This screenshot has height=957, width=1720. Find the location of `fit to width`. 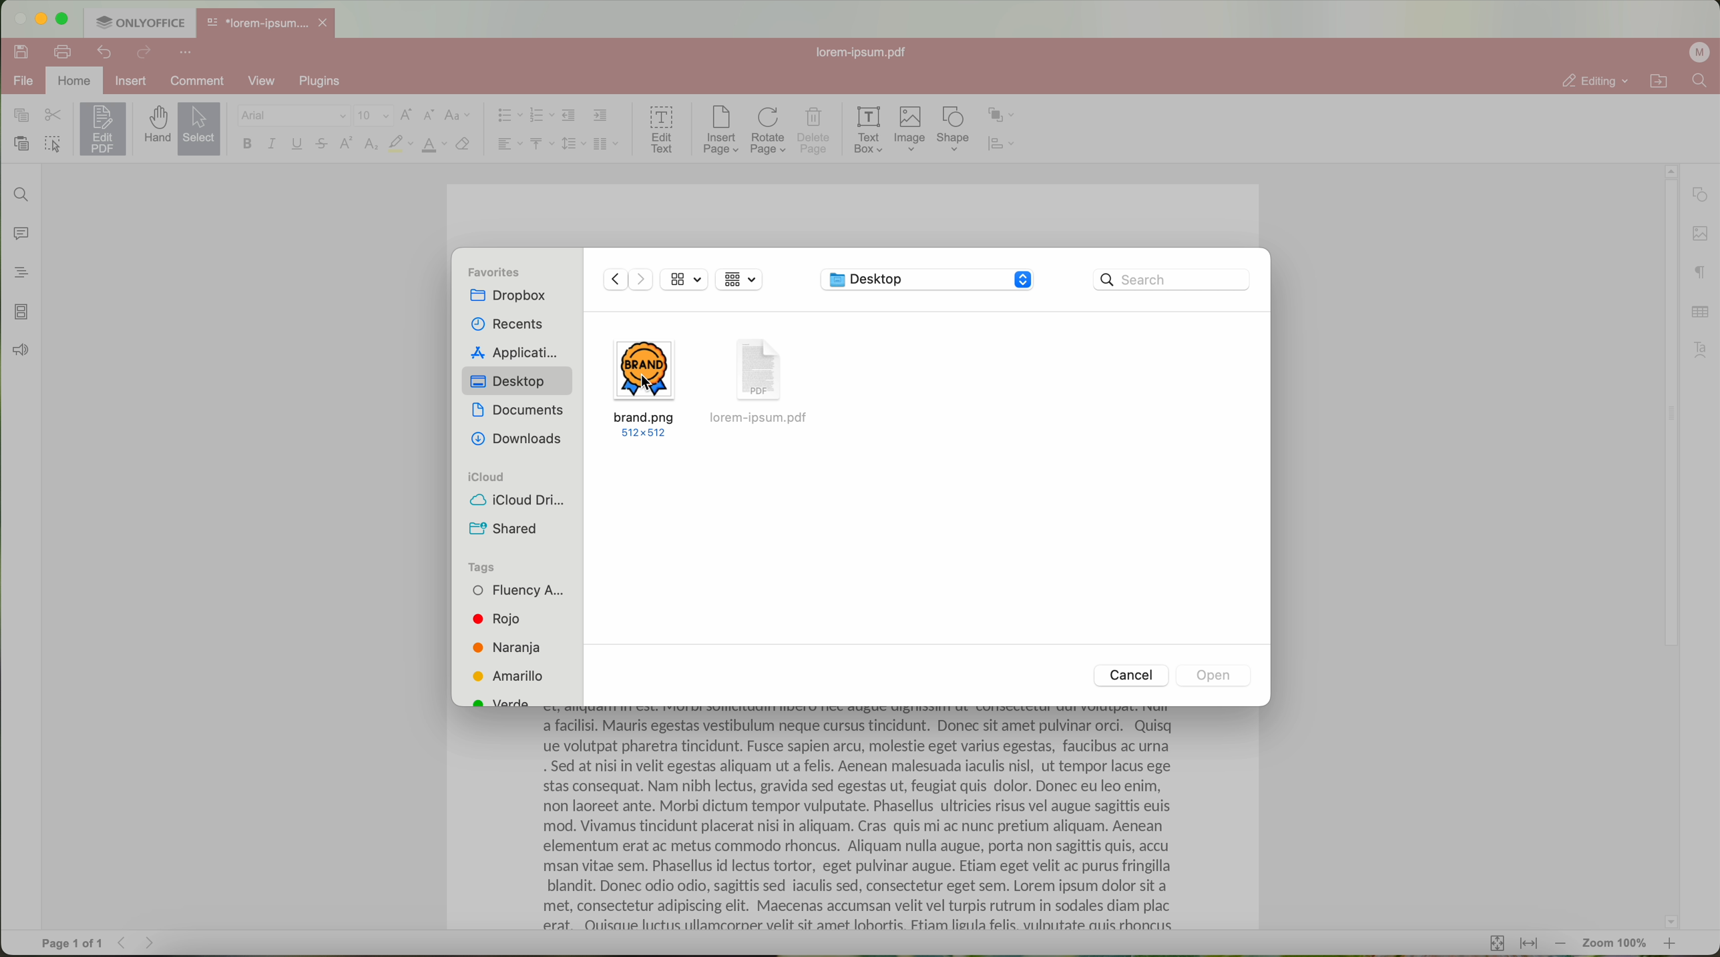

fit to width is located at coordinates (1528, 944).